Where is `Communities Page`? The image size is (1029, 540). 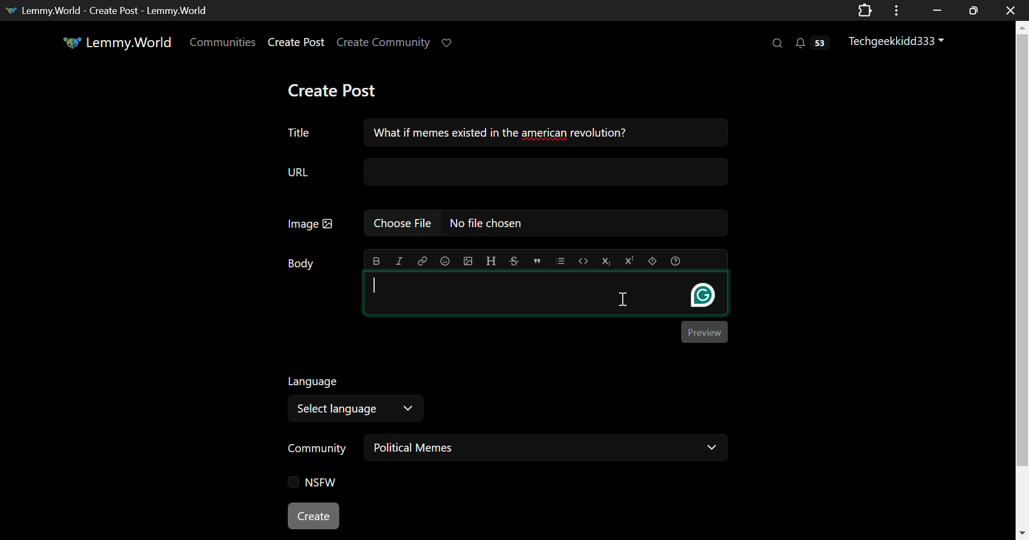
Communities Page is located at coordinates (222, 42).